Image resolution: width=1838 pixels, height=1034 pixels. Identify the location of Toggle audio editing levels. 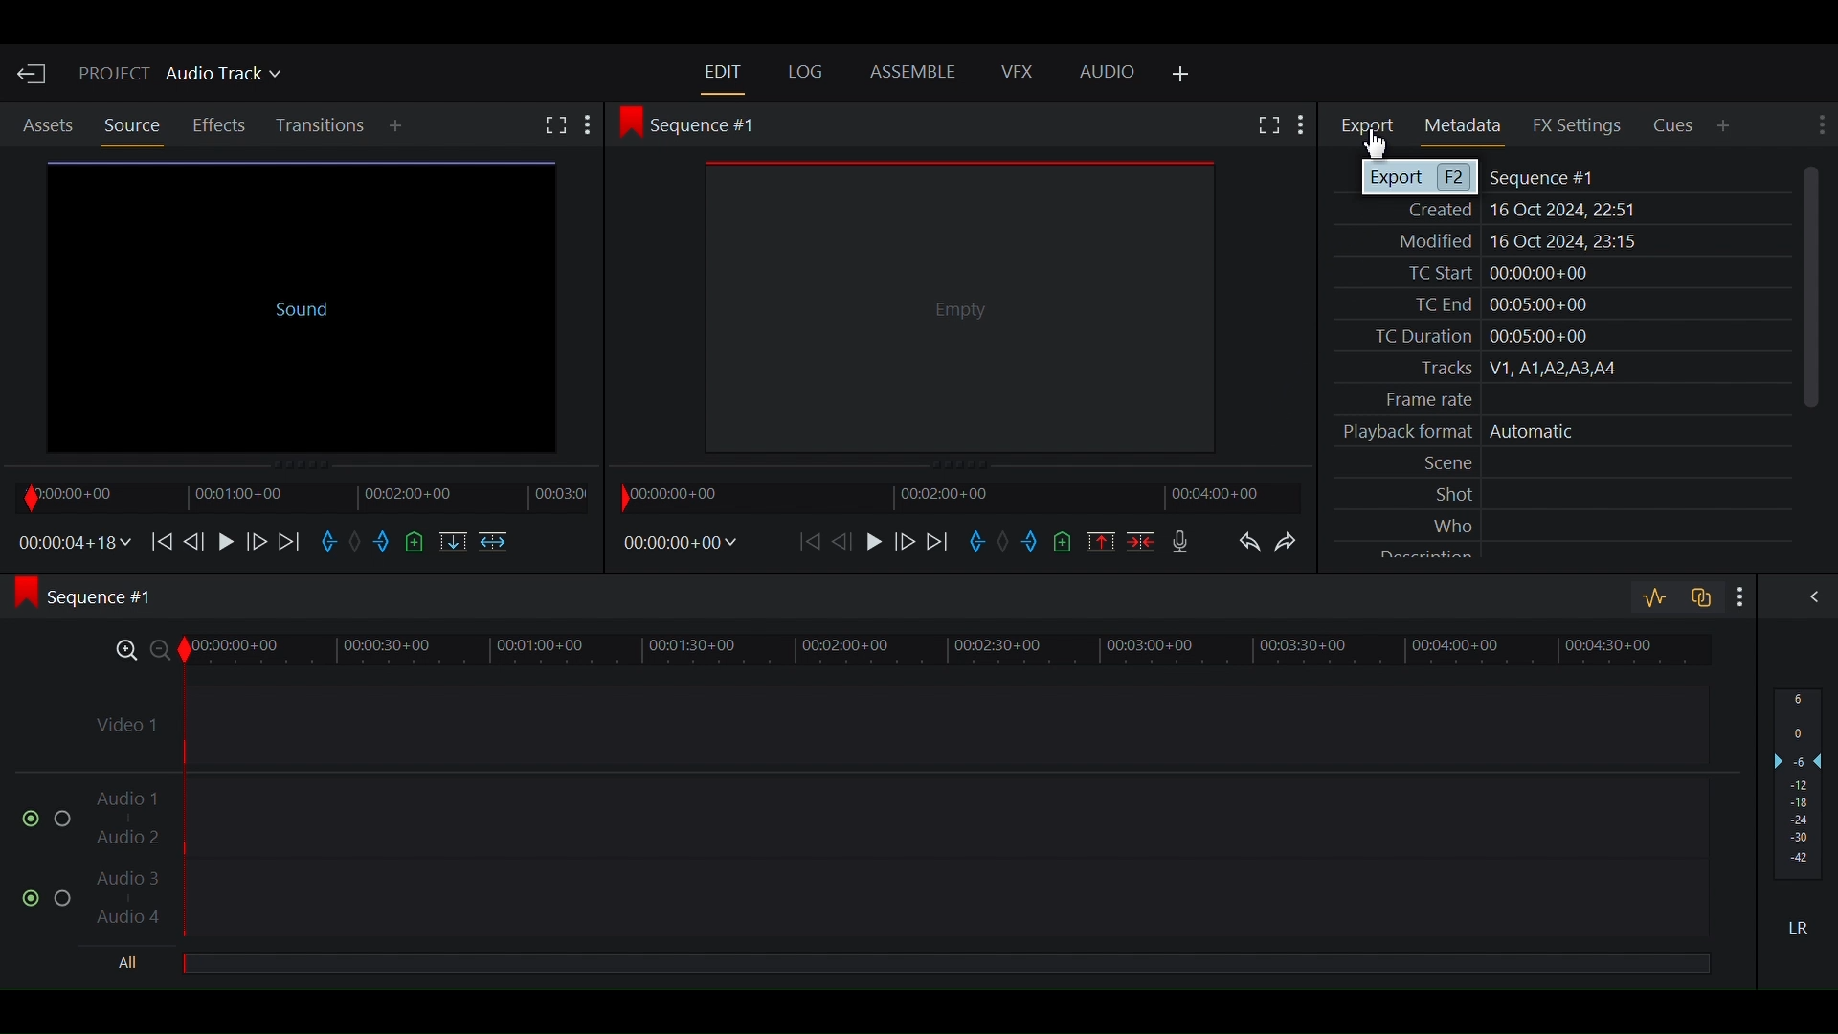
(1653, 598).